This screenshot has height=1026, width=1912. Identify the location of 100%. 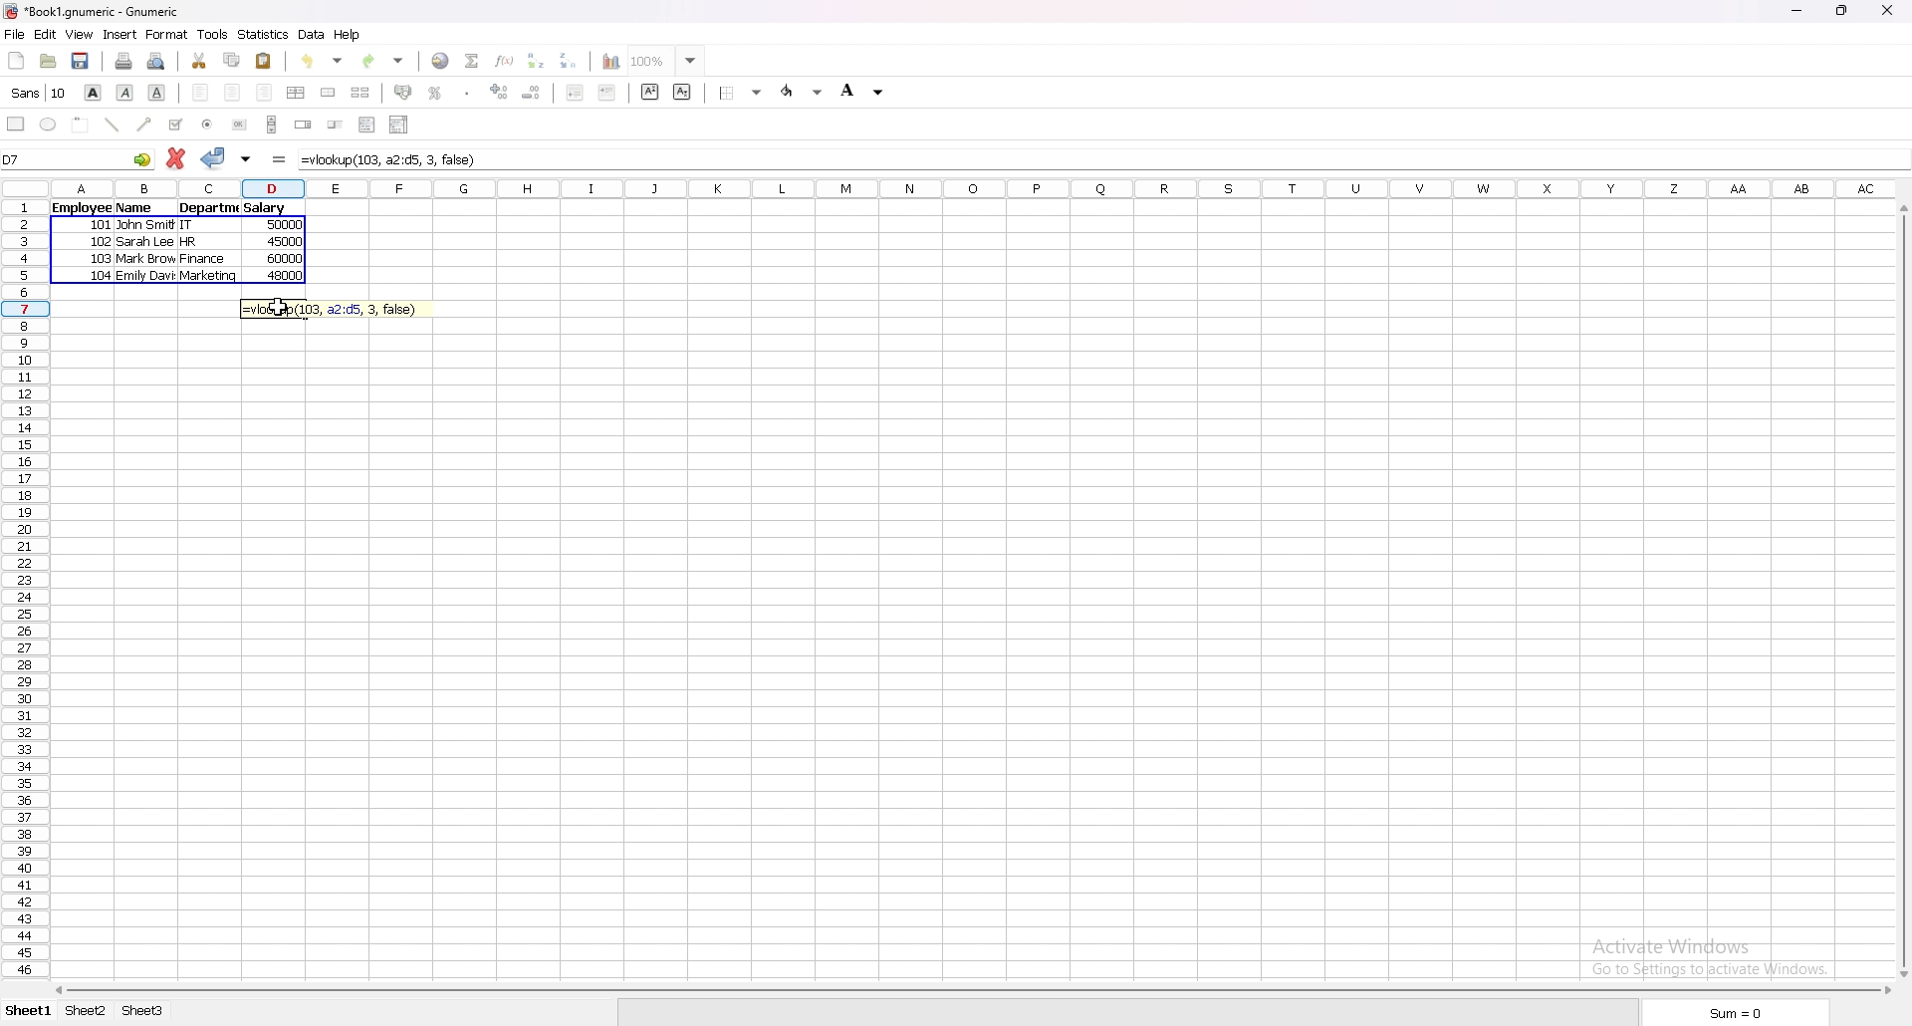
(666, 61).